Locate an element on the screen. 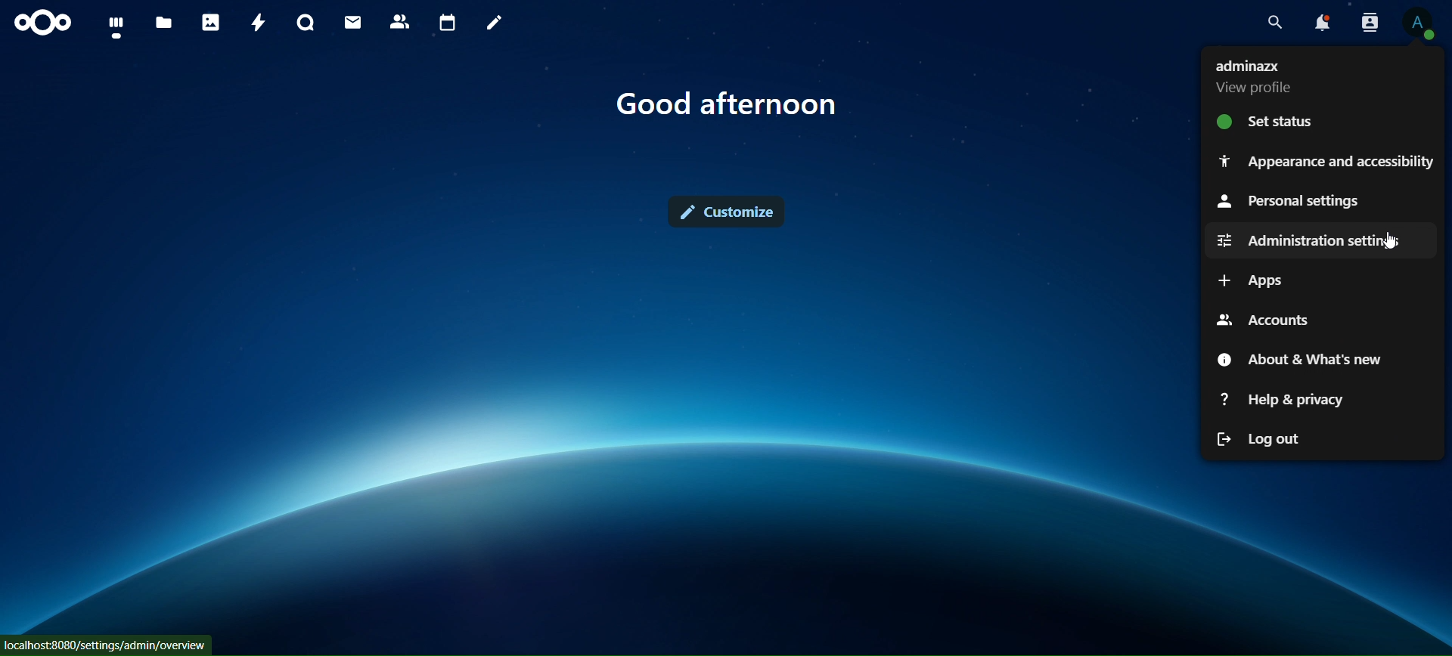 The image size is (1452, 656). notes is located at coordinates (495, 22).